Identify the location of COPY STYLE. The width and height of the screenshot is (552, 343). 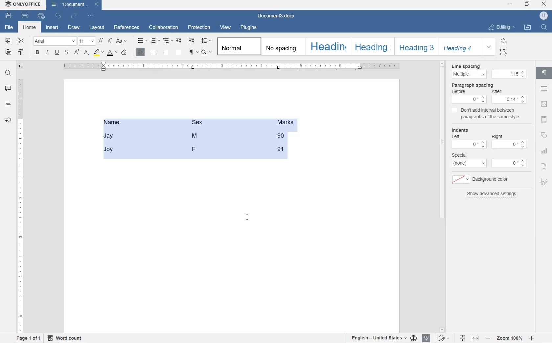
(21, 52).